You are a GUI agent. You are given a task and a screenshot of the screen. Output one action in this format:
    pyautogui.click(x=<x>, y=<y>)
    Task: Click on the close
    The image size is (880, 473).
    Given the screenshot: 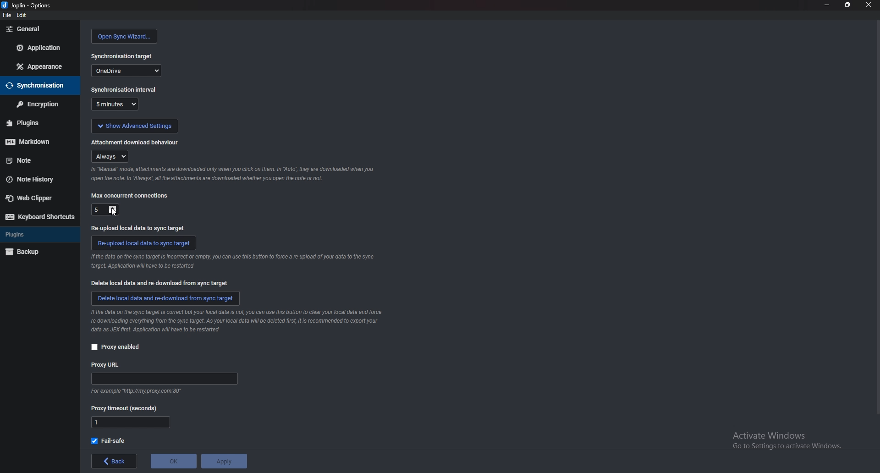 What is the action you would take?
    pyautogui.click(x=868, y=4)
    